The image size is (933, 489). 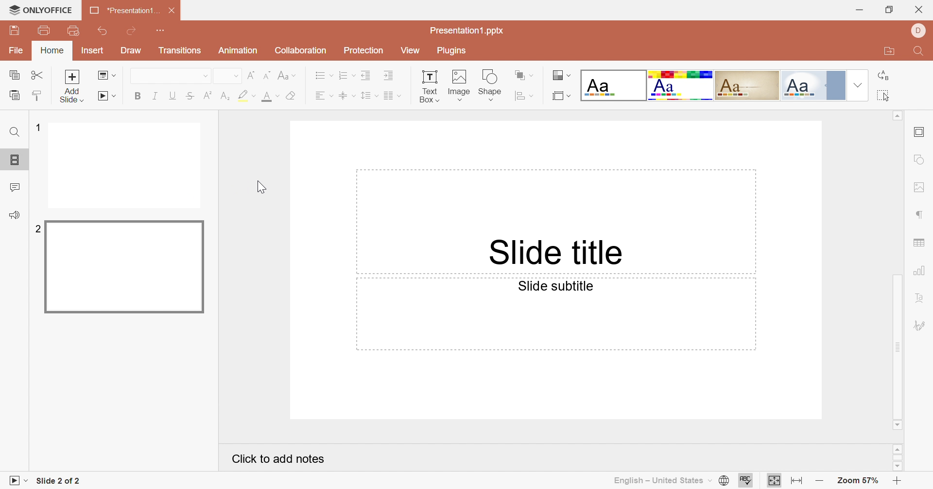 I want to click on Minimize, so click(x=859, y=9).